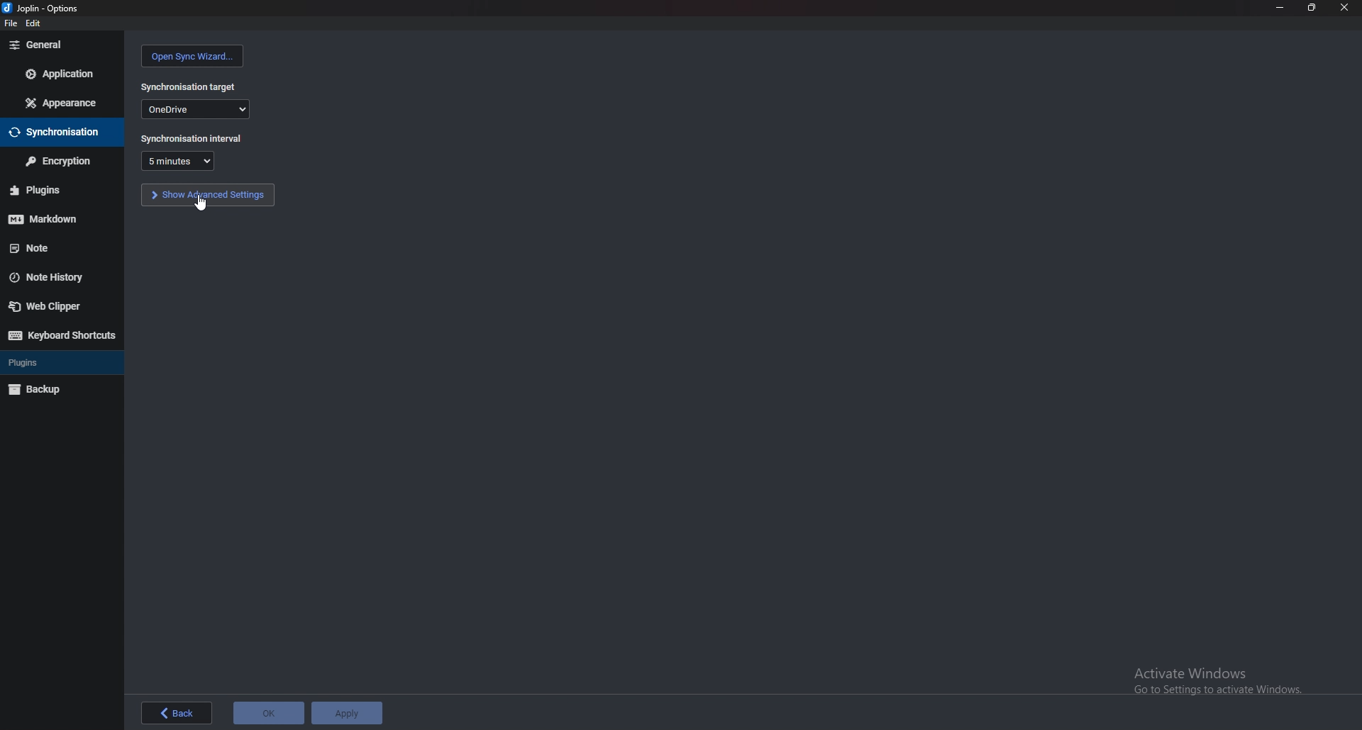 Image resolution: width=1362 pixels, height=730 pixels. What do you see at coordinates (1343, 8) in the screenshot?
I see `close` at bounding box center [1343, 8].